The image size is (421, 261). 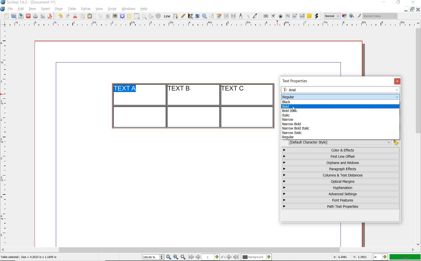 What do you see at coordinates (129, 9) in the screenshot?
I see `windows` at bounding box center [129, 9].